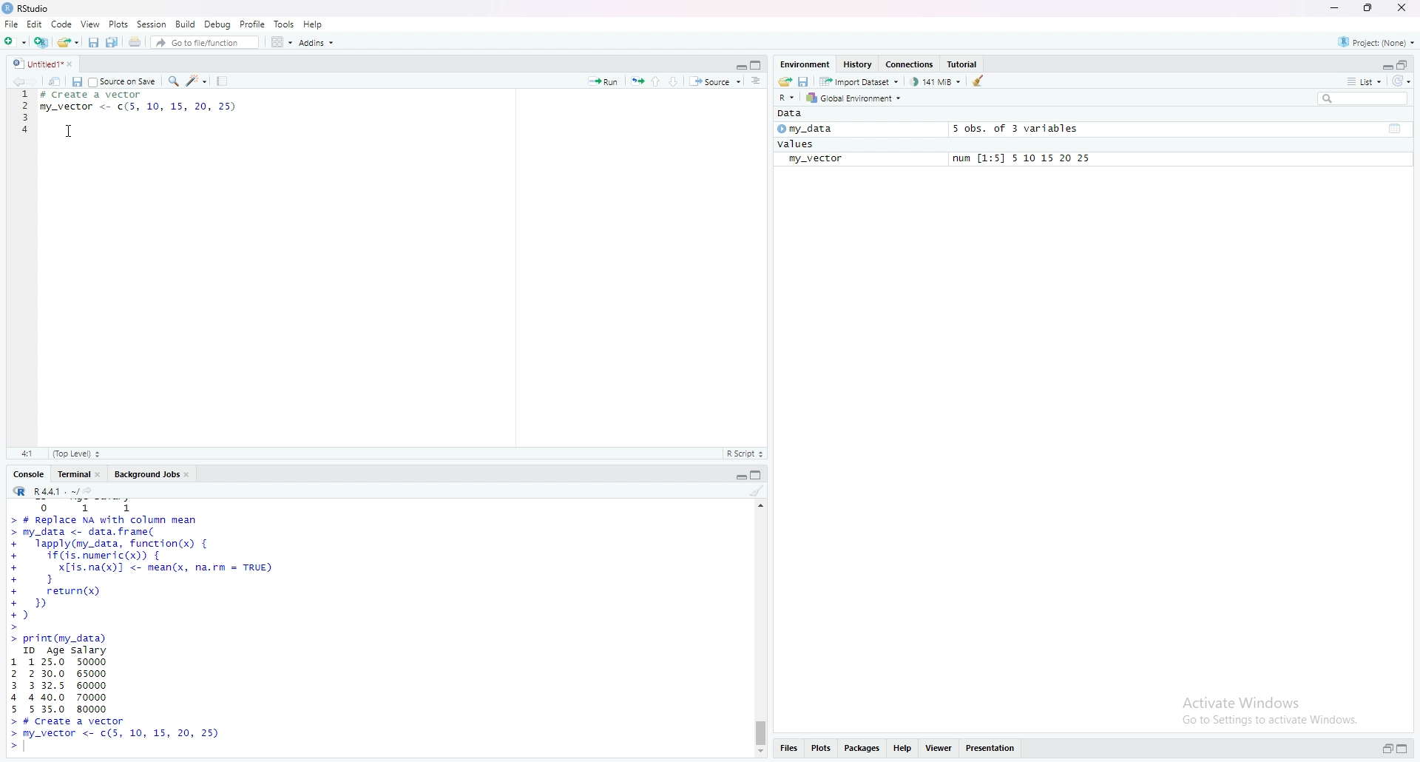 The image size is (1420, 762). I want to click on show document online, so click(760, 82).